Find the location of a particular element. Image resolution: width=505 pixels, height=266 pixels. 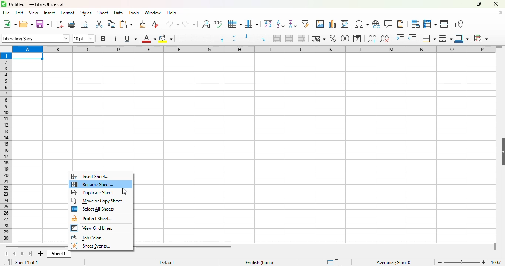

italic is located at coordinates (115, 38).